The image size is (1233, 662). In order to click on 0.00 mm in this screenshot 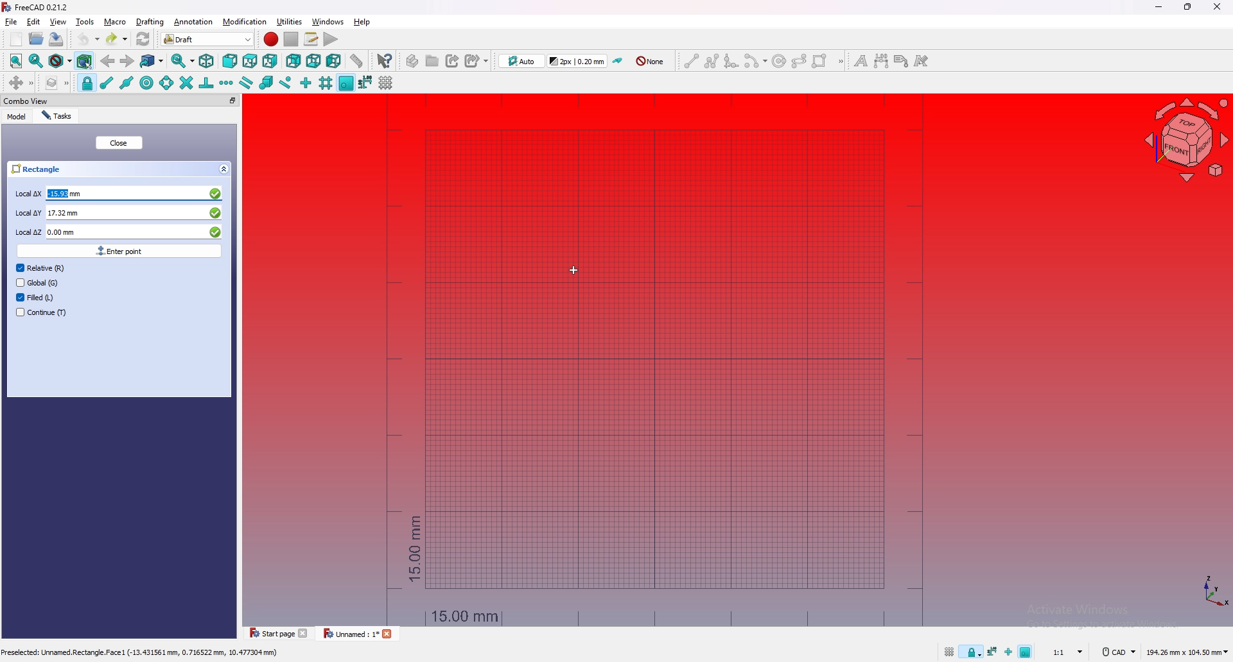, I will do `click(134, 231)`.